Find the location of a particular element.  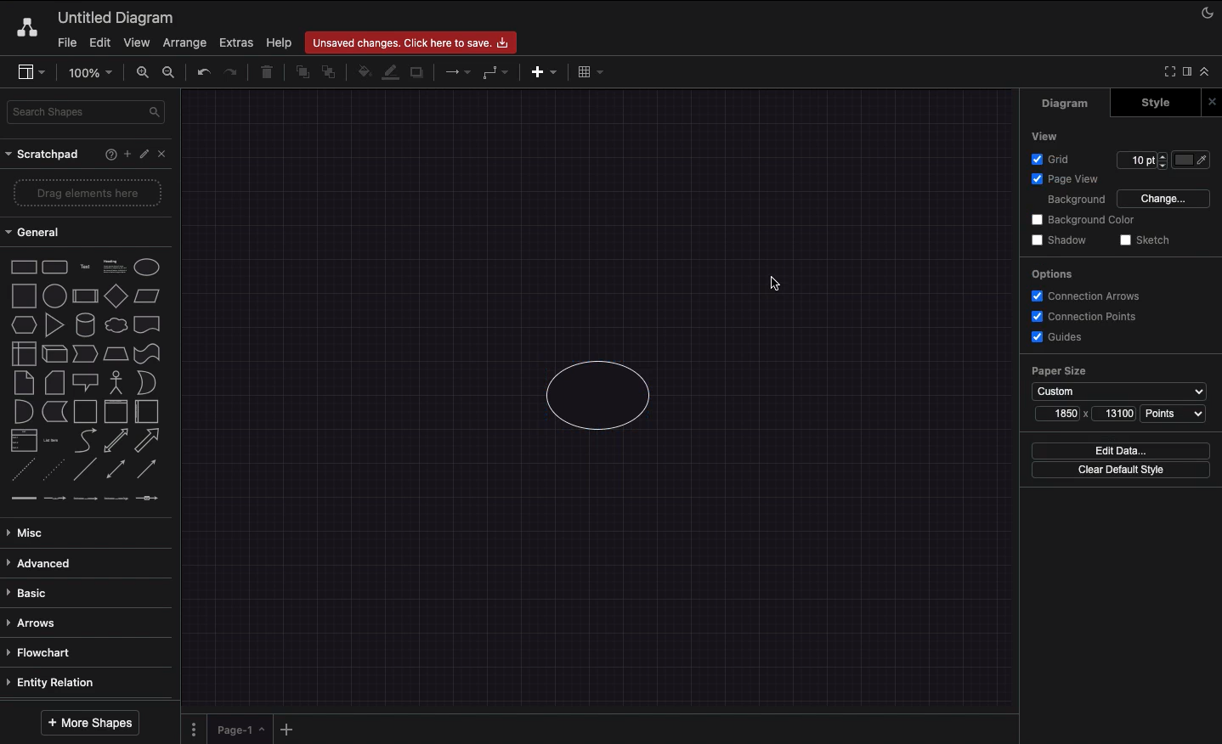

Step is located at coordinates (85, 354).